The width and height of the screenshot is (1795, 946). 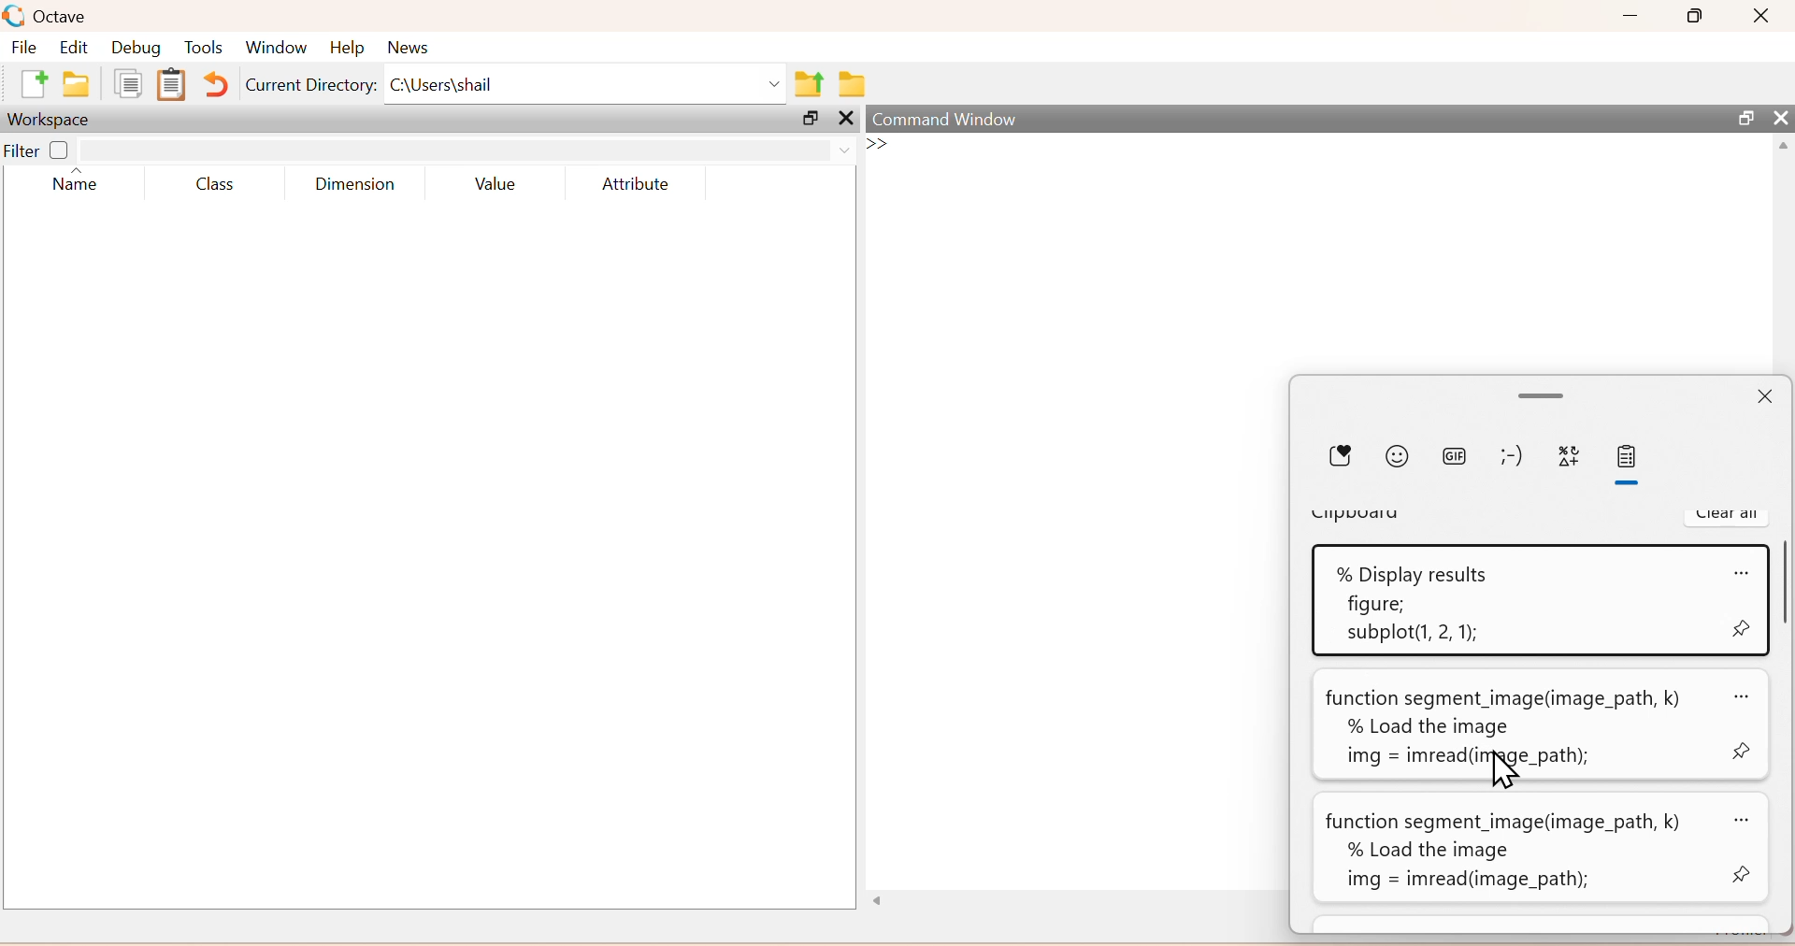 I want to click on , so click(x=885, y=901).